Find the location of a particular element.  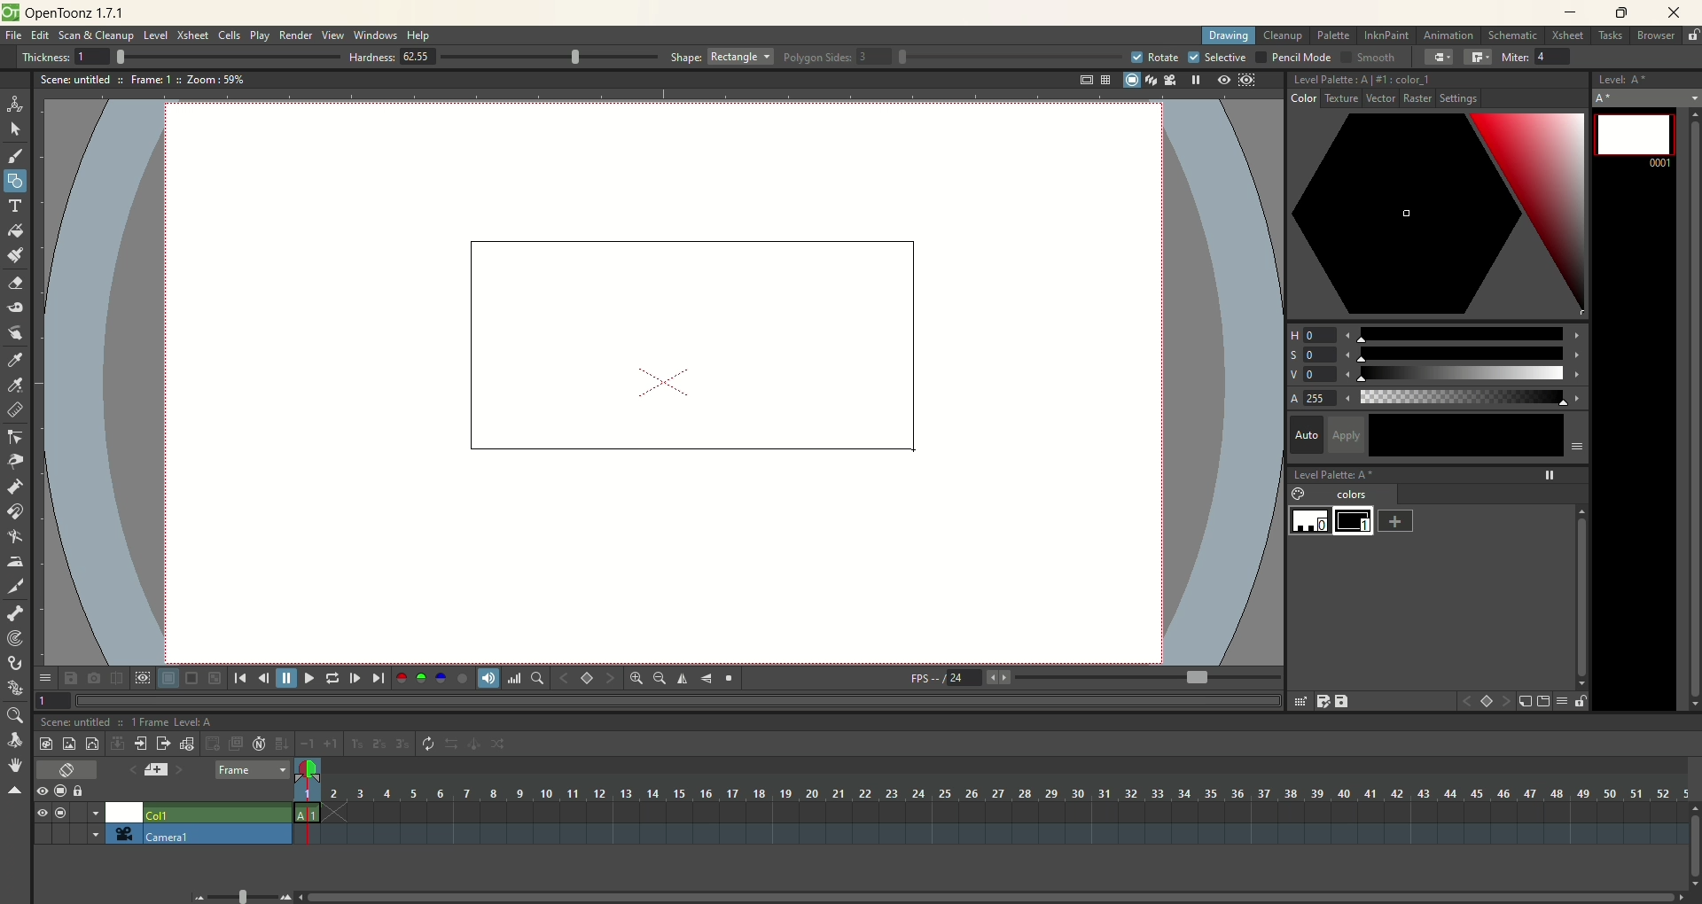

add new memo is located at coordinates (155, 769).